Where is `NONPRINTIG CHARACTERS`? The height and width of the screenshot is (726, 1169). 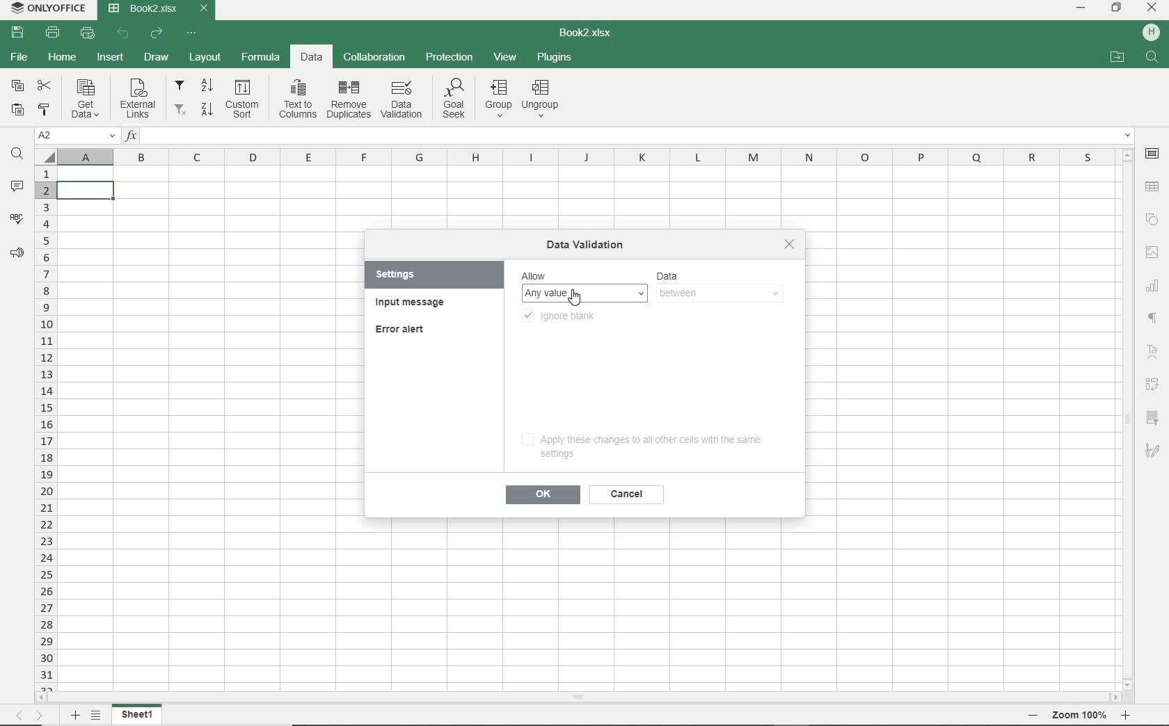 NONPRINTIG CHARACTERS is located at coordinates (1154, 320).